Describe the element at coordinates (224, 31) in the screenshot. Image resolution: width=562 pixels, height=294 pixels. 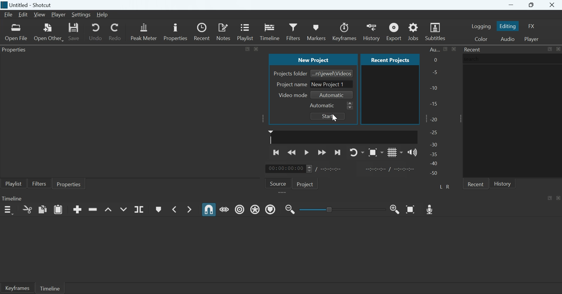
I see `Notes` at that location.